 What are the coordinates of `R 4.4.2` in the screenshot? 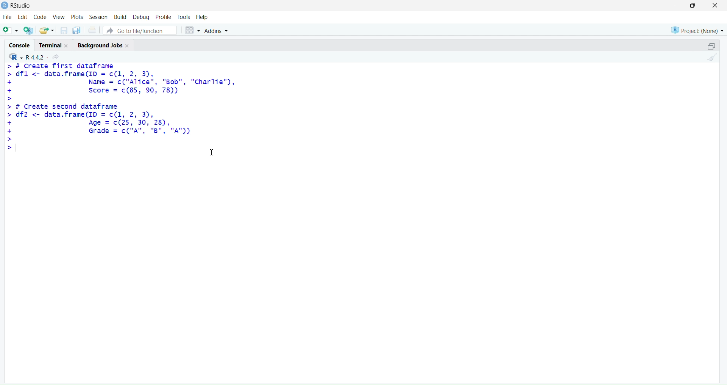 It's located at (26, 56).